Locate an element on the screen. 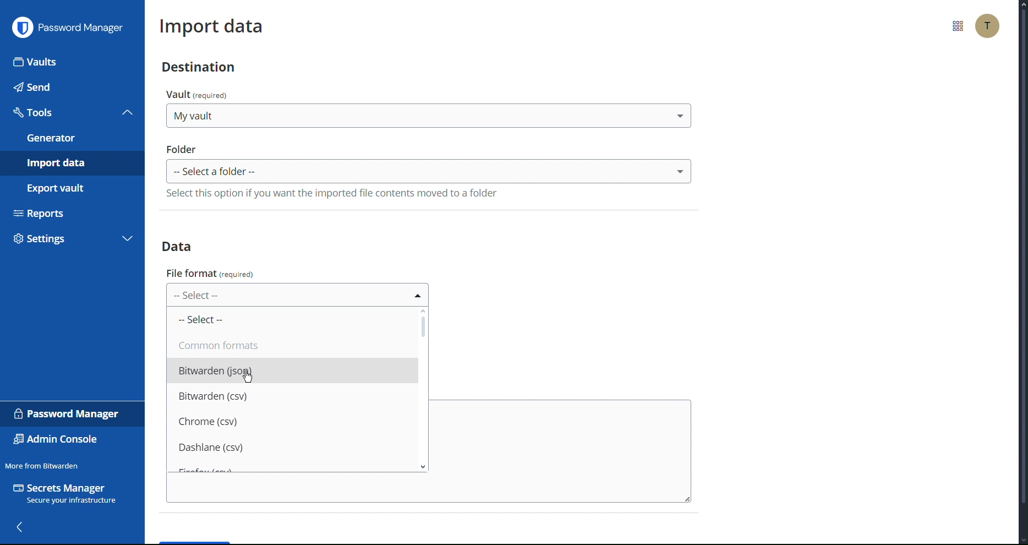  Bitwarden (csv) is located at coordinates (295, 396).